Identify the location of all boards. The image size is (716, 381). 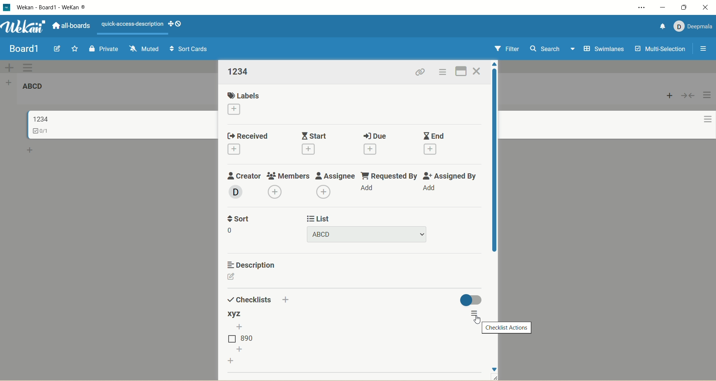
(70, 26).